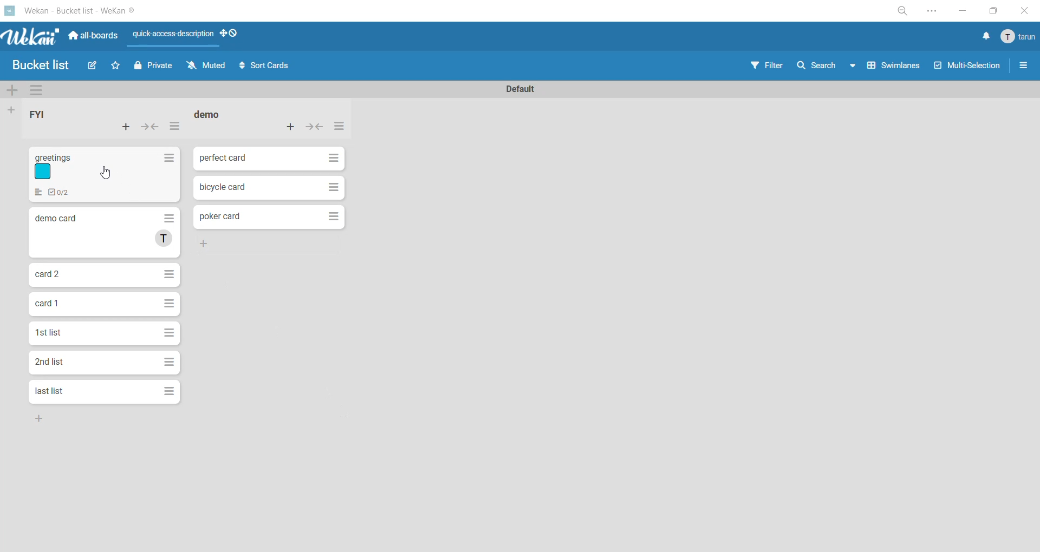  I want to click on notifications, so click(986, 36).